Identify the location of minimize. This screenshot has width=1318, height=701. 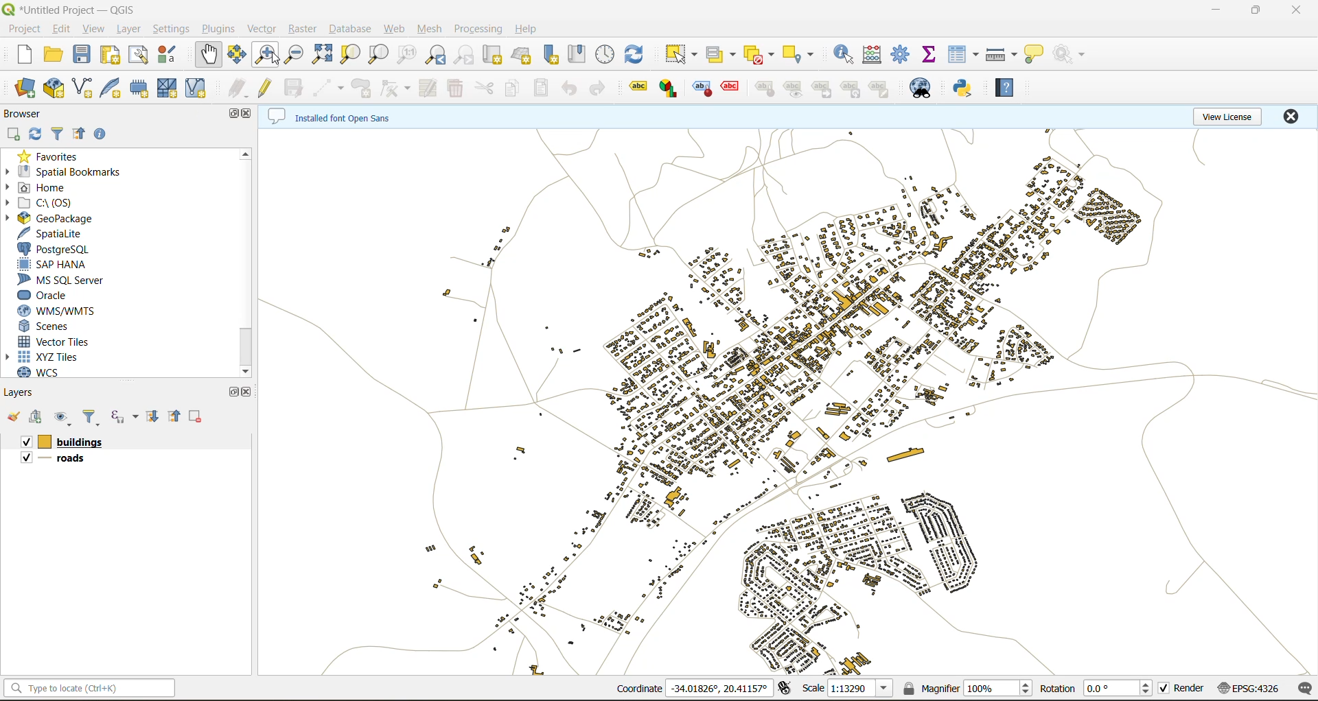
(1215, 14).